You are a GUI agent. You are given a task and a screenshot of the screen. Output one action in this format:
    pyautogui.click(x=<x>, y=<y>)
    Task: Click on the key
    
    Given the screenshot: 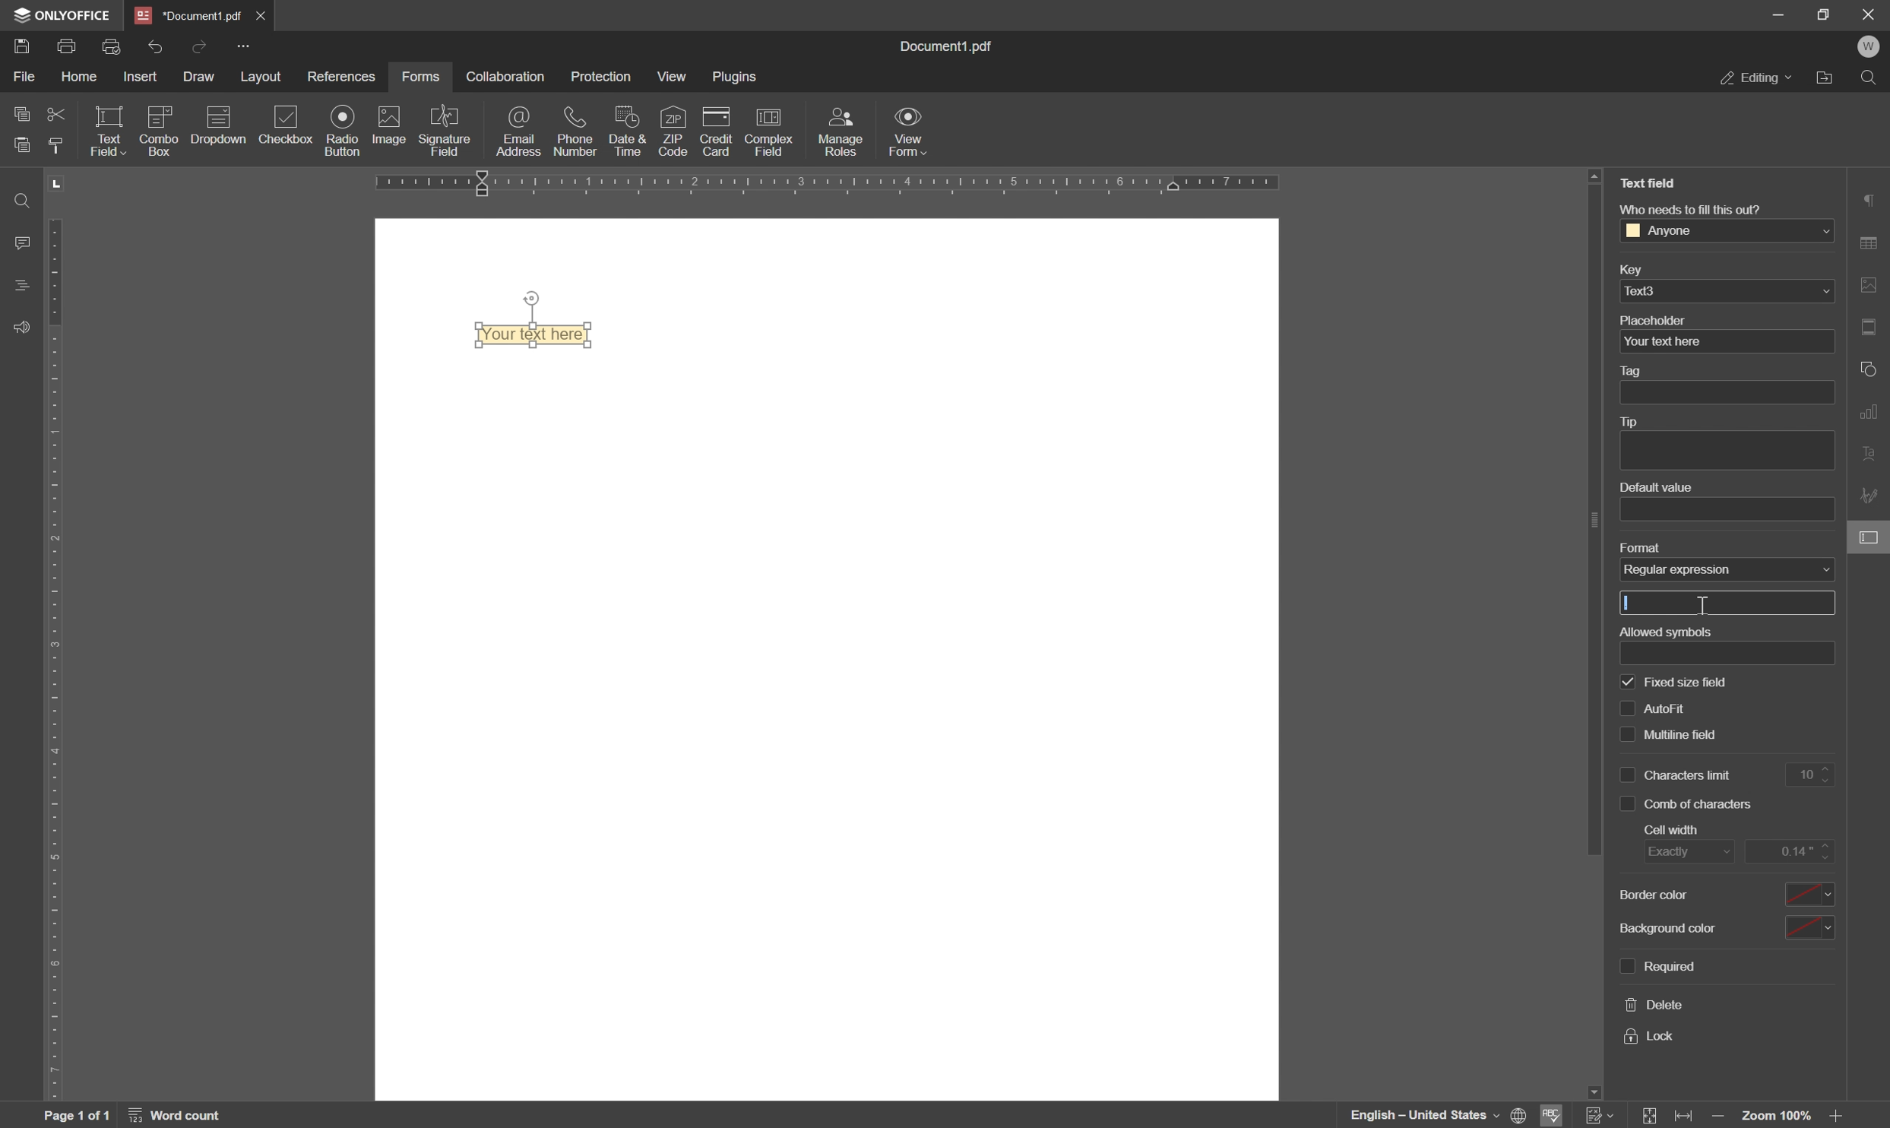 What is the action you would take?
    pyautogui.click(x=1628, y=271)
    